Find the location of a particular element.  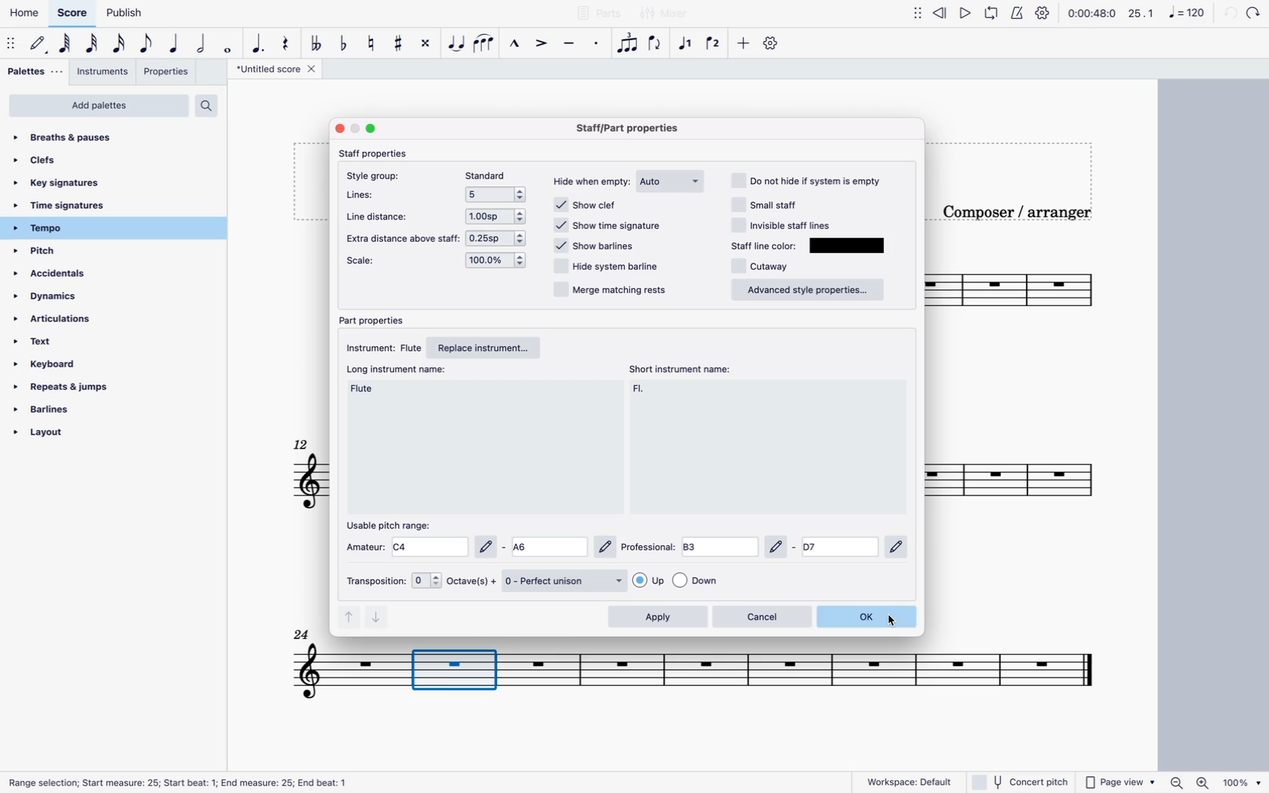

amateur is located at coordinates (480, 547).